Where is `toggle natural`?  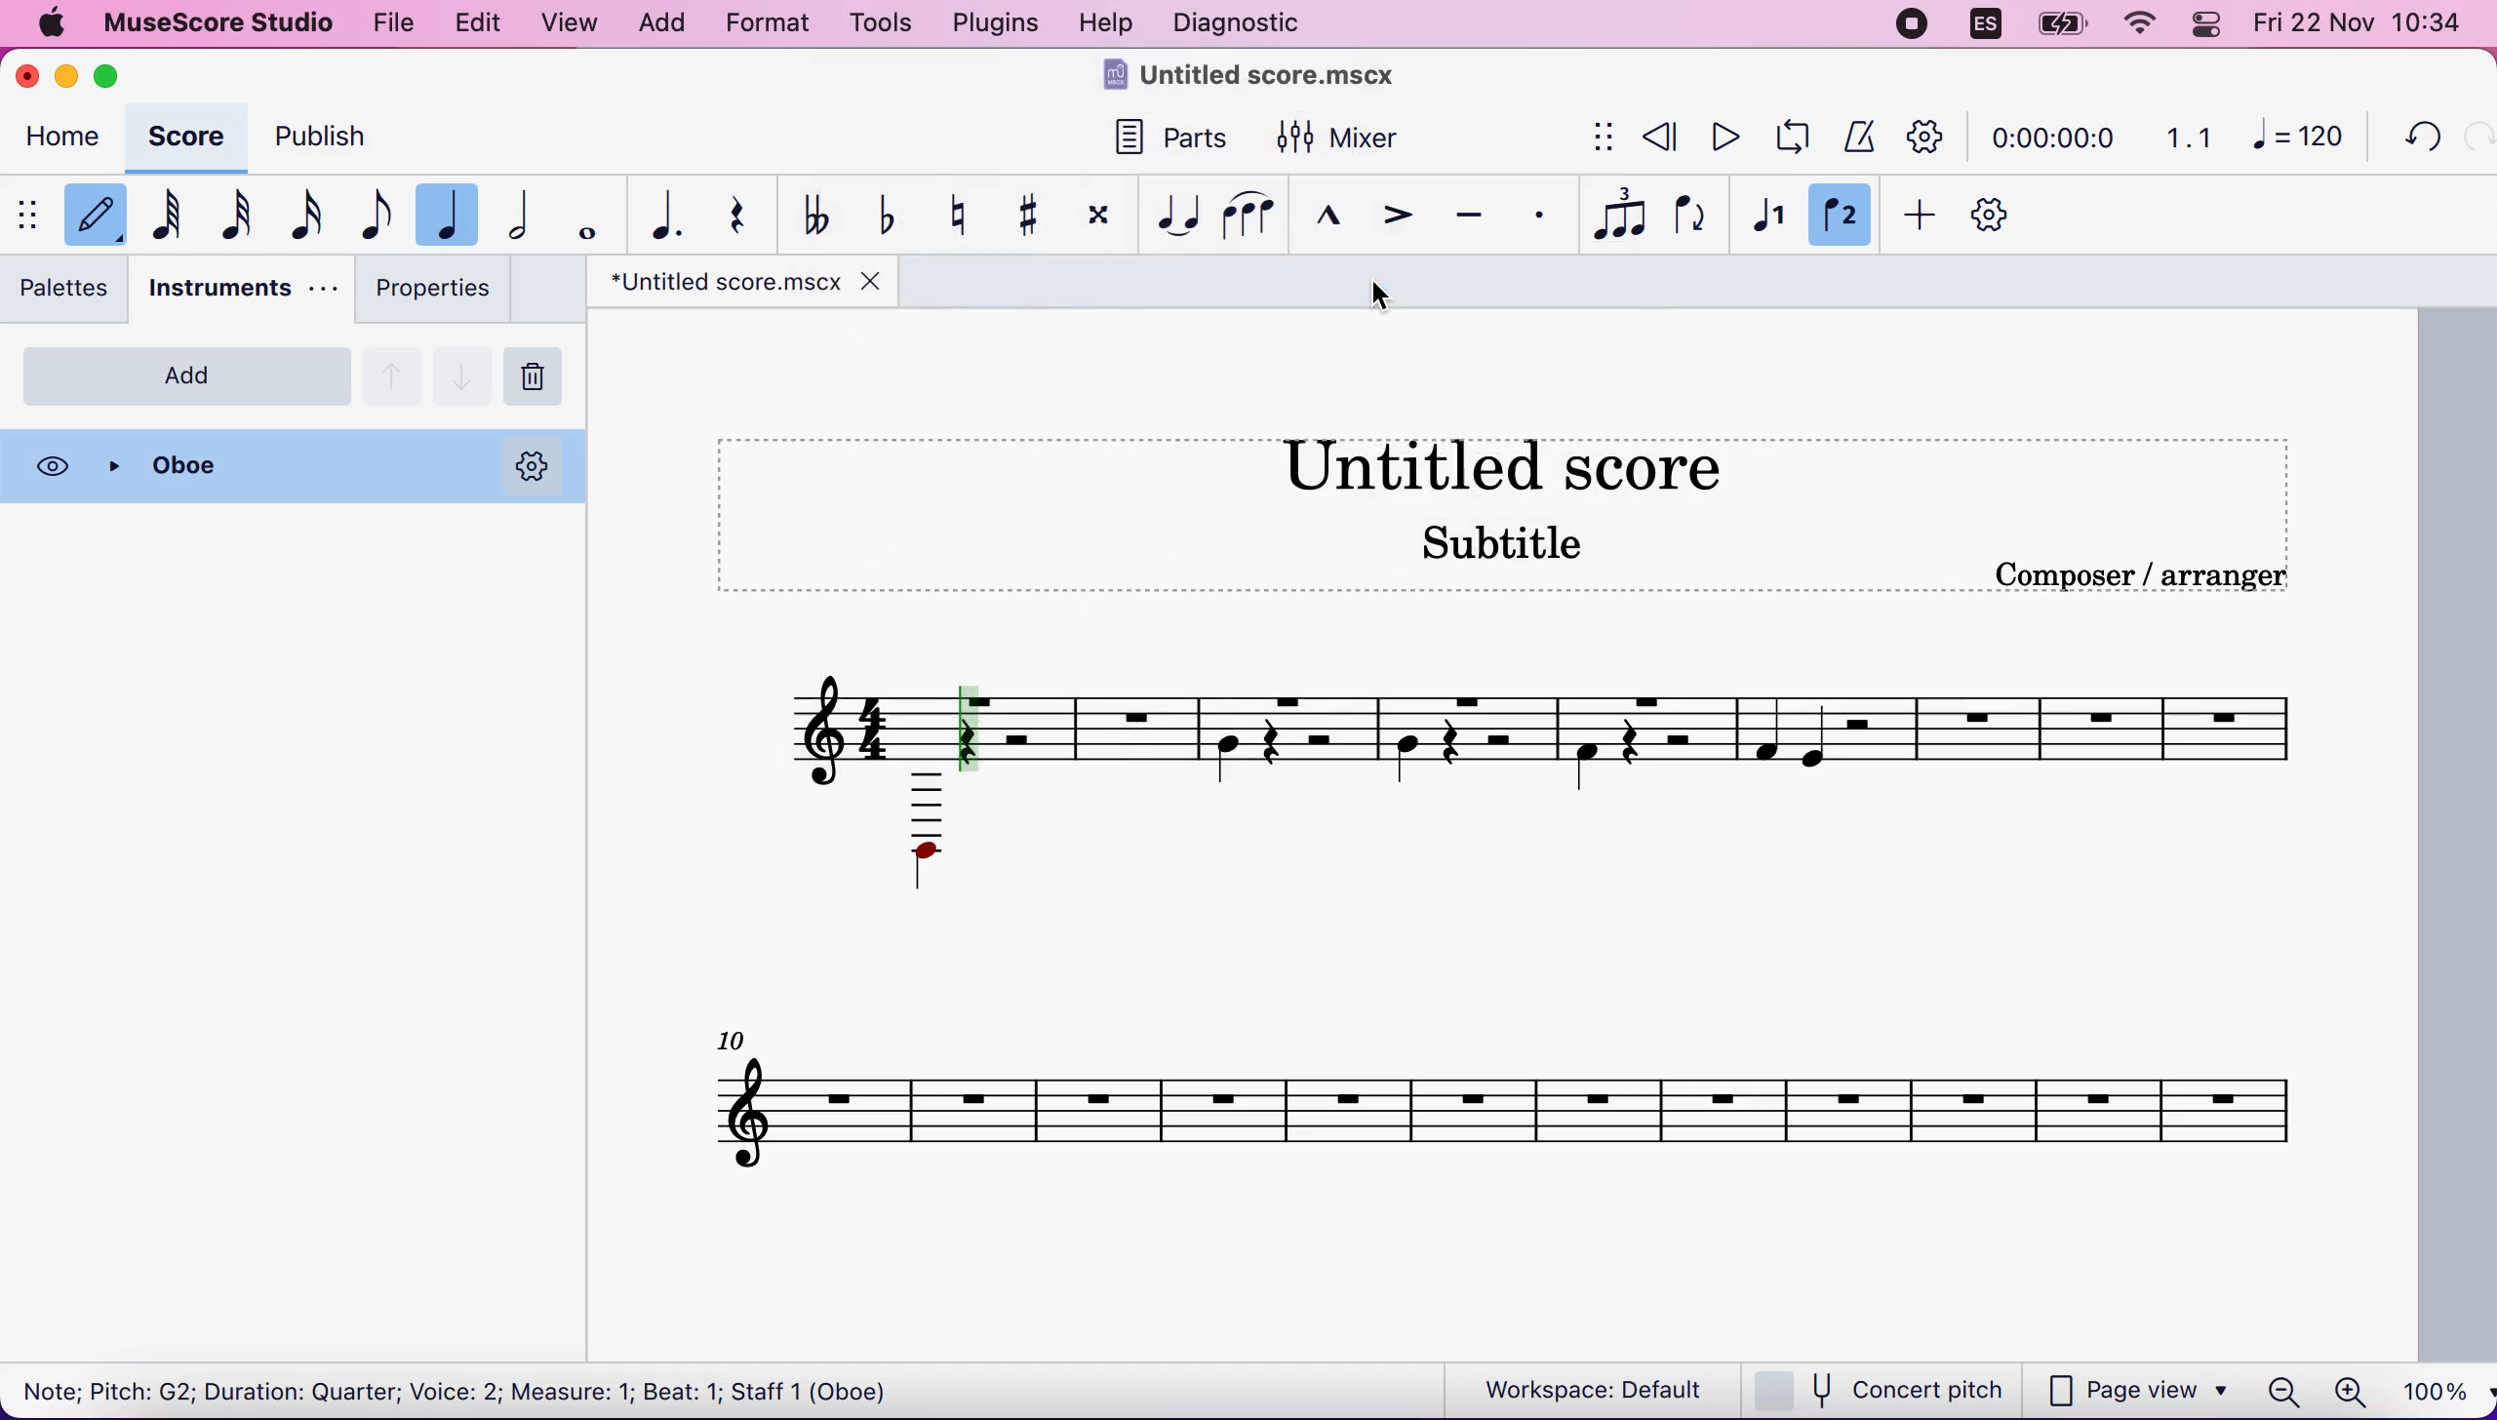
toggle natural is located at coordinates (963, 214).